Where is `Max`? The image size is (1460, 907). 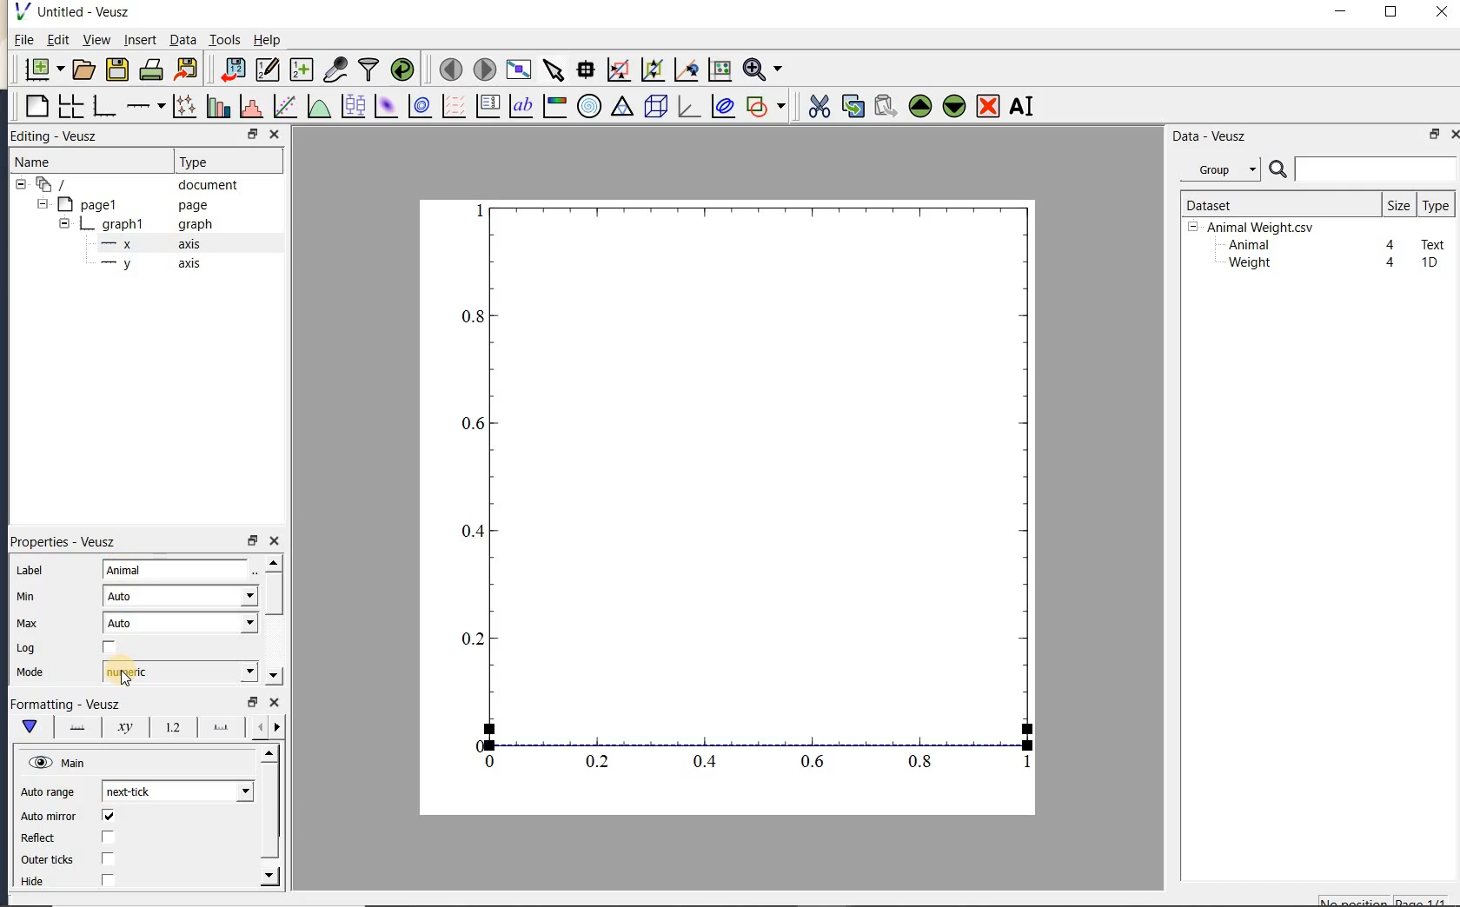
Max is located at coordinates (27, 623).